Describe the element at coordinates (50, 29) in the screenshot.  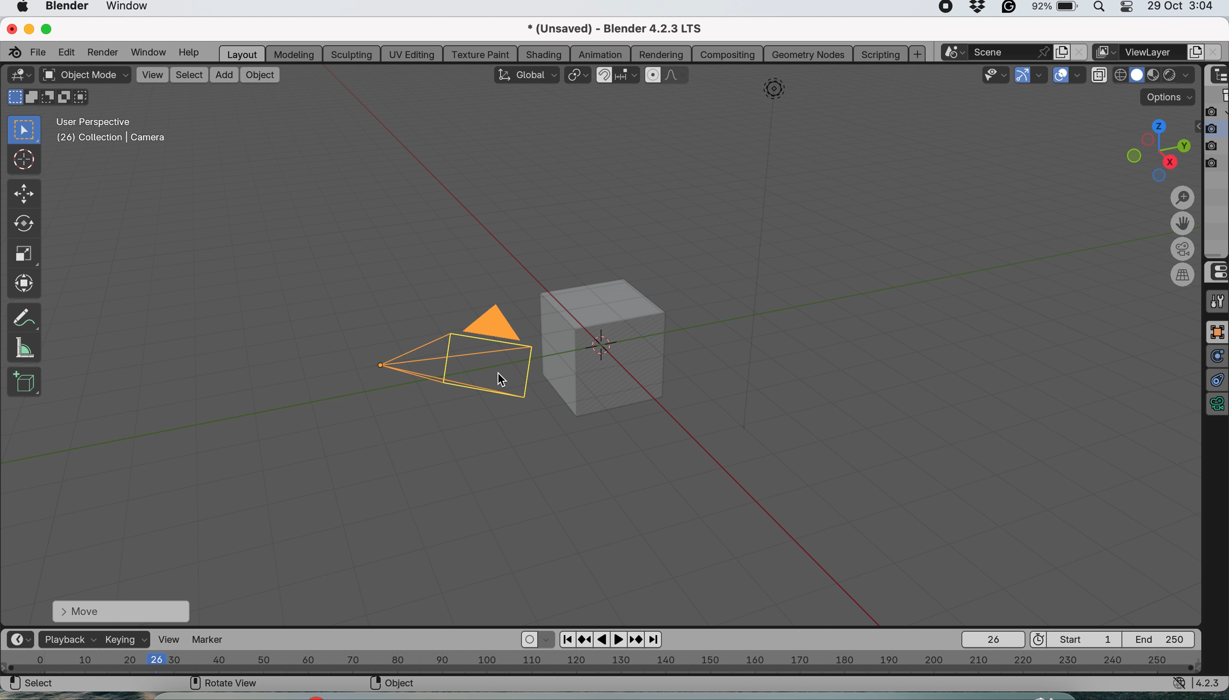
I see `maximise` at that location.